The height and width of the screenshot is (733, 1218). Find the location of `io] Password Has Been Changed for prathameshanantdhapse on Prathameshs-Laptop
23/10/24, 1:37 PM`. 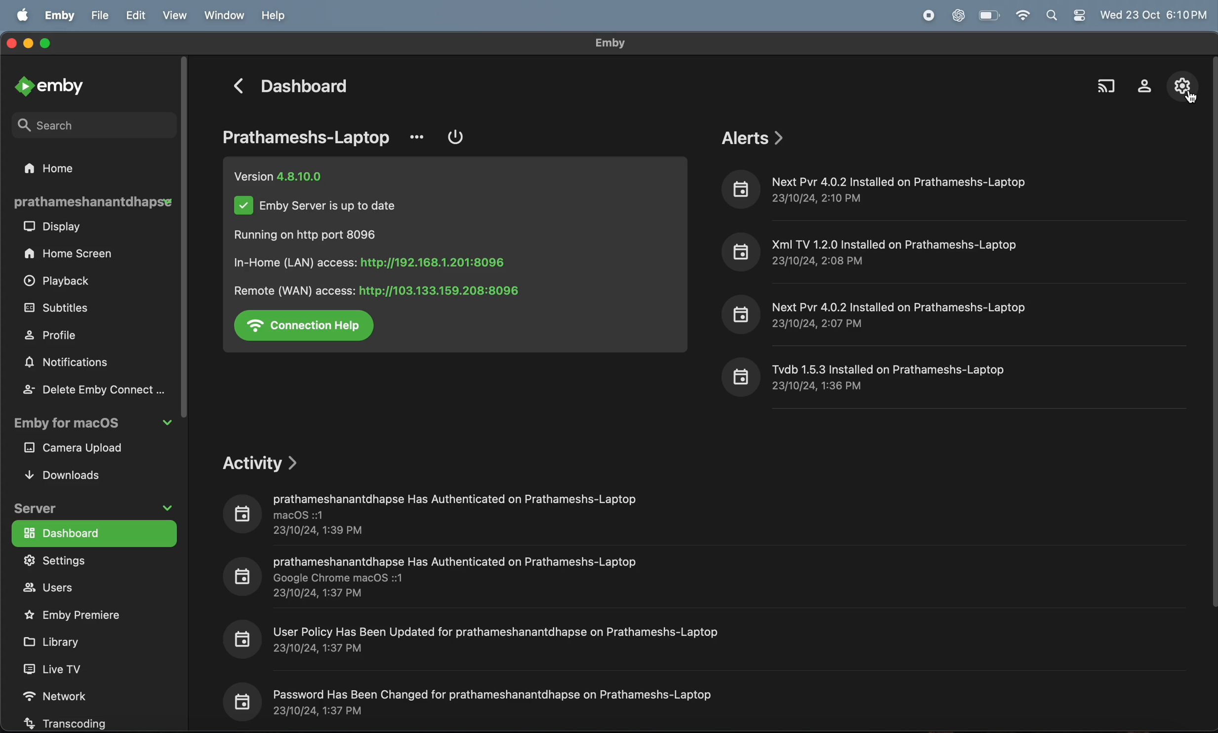

io] Password Has Been Changed for prathameshanantdhapse on Prathameshs-Laptop
23/10/24, 1:37 PM is located at coordinates (483, 700).